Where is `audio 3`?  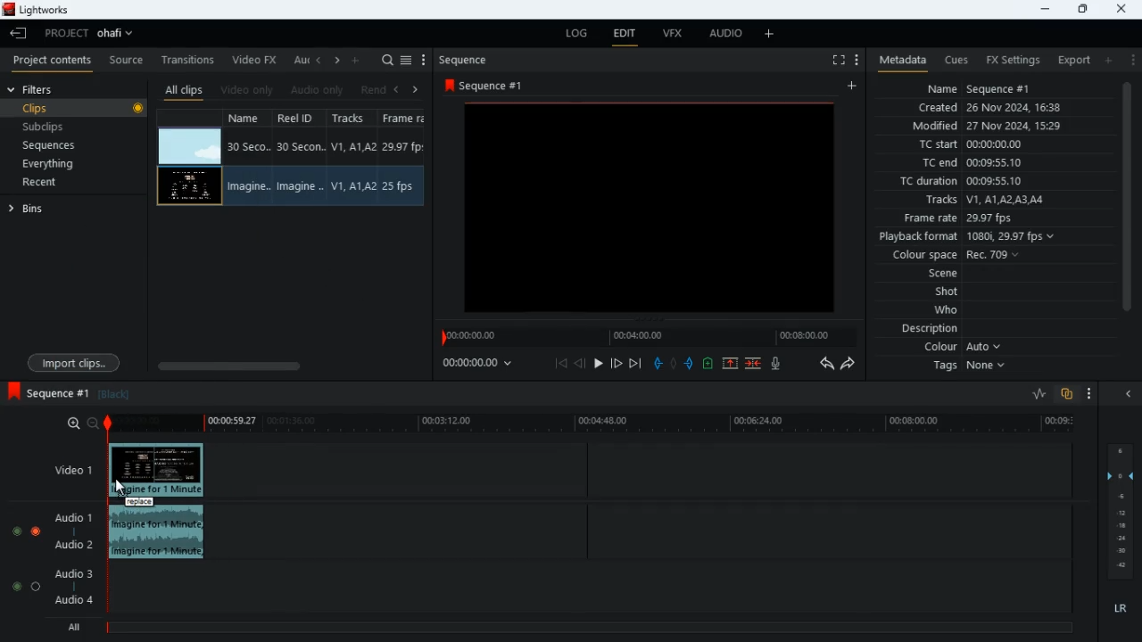 audio 3 is located at coordinates (70, 572).